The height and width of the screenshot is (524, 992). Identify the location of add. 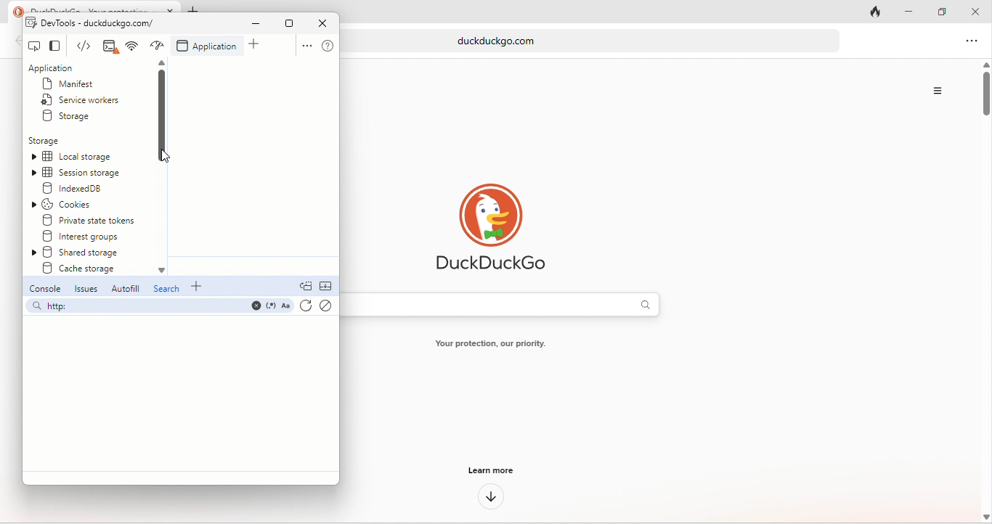
(256, 46).